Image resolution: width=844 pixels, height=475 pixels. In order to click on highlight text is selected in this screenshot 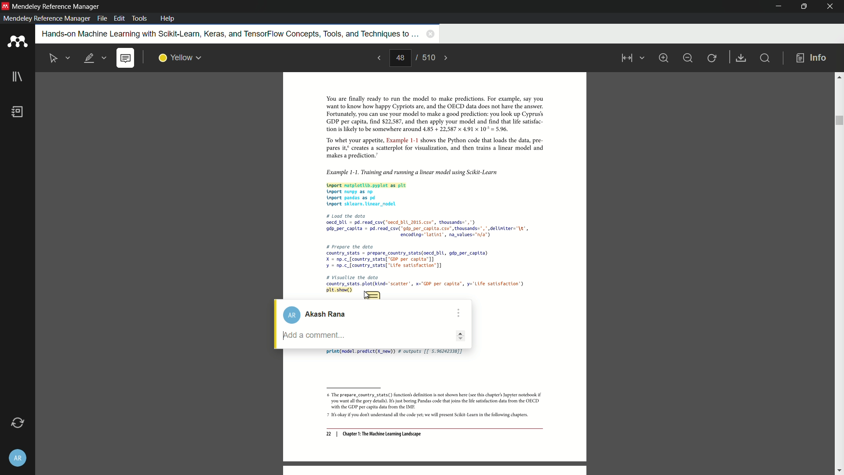, I will do `click(95, 58)`.